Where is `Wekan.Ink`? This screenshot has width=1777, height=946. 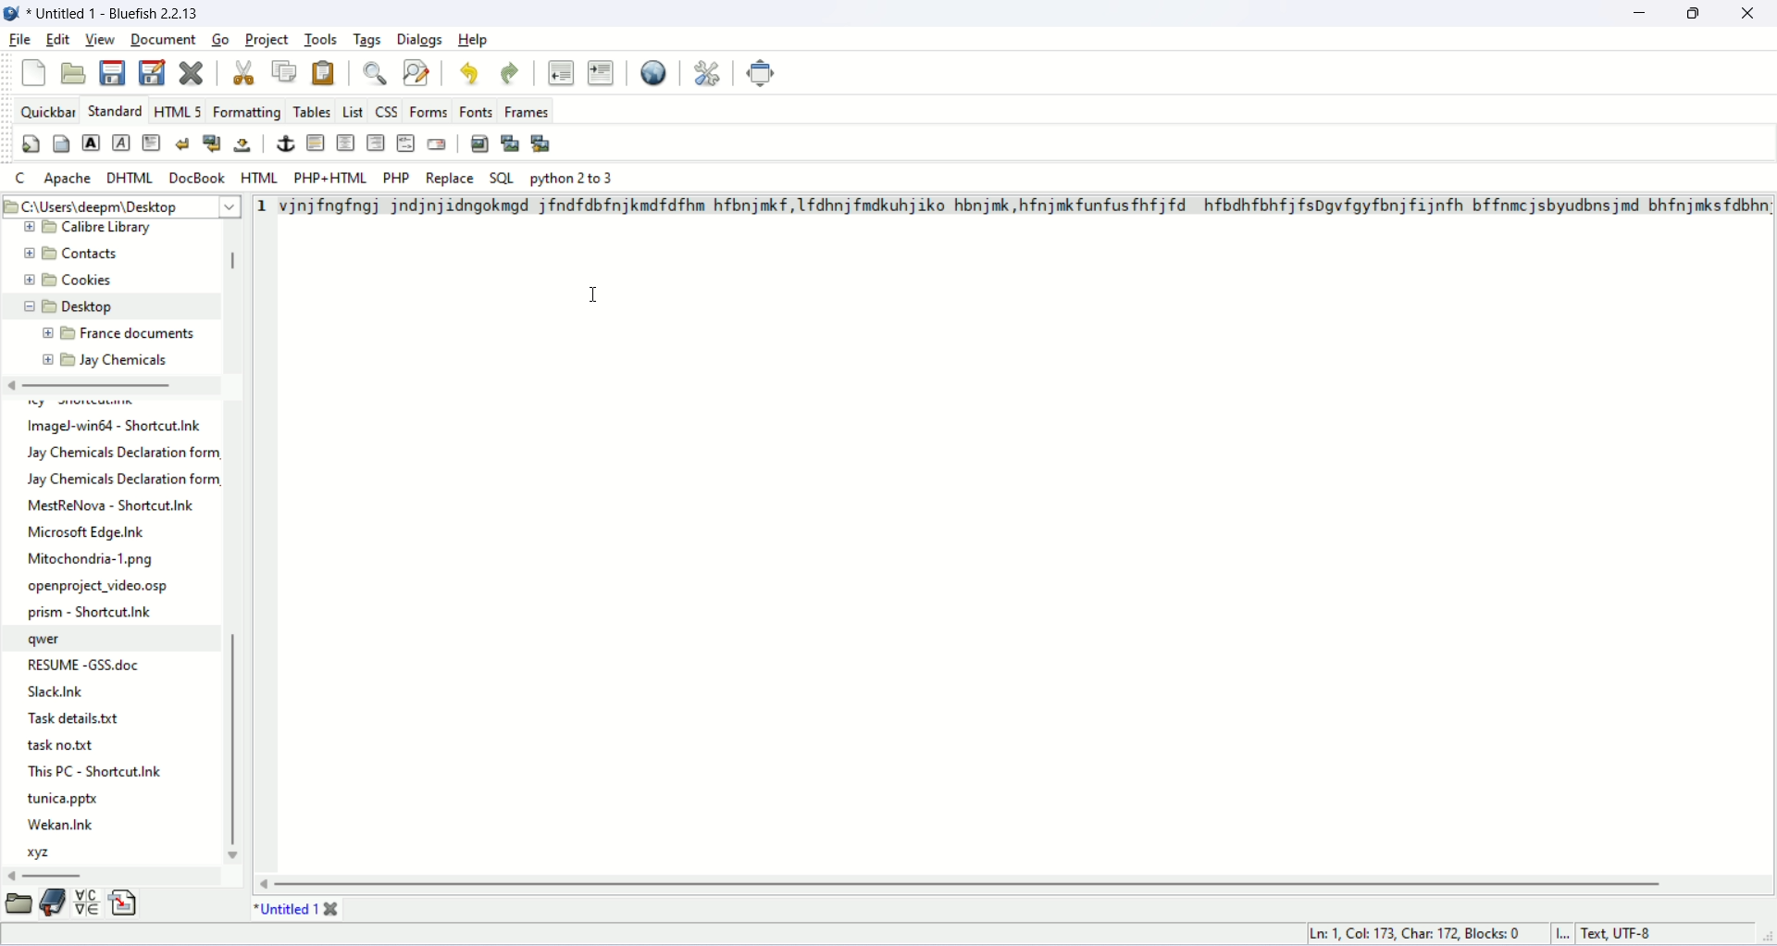
Wekan.Ink is located at coordinates (60, 825).